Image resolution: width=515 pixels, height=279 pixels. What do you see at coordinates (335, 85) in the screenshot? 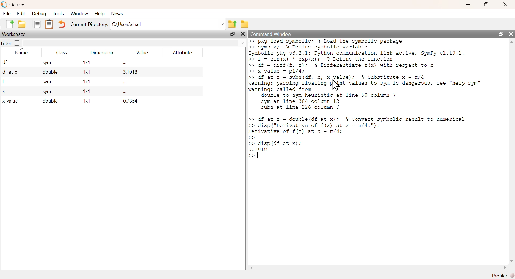
I see `Cursor` at bounding box center [335, 85].